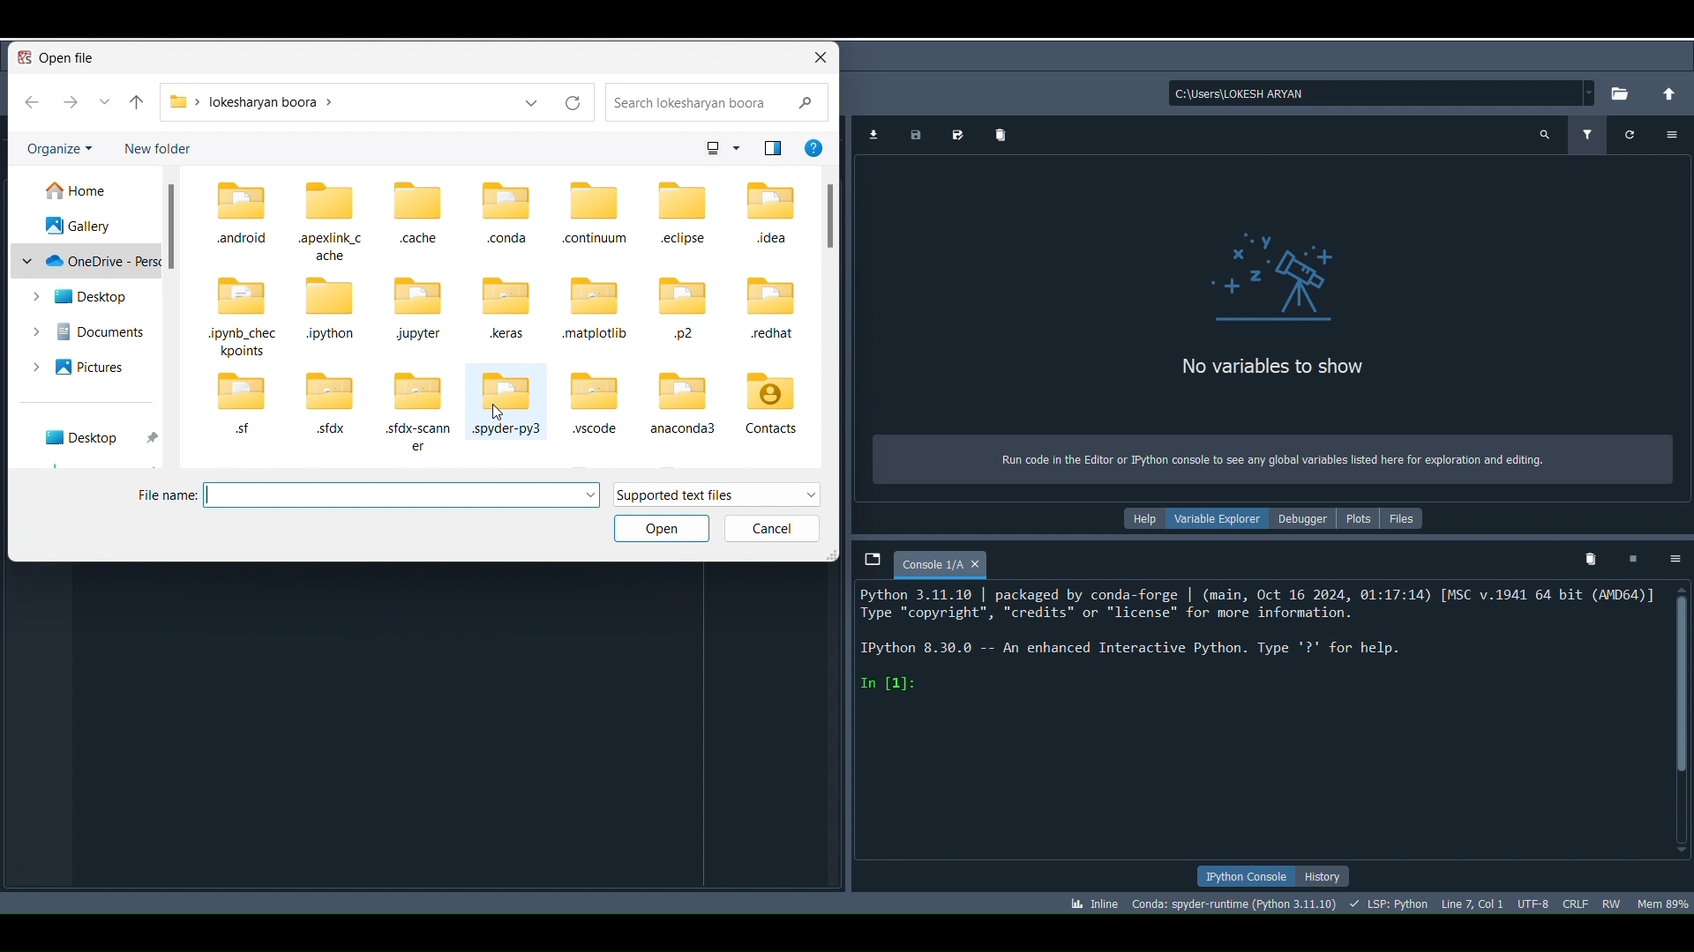 The image size is (1694, 952). What do you see at coordinates (1468, 901) in the screenshot?
I see `Cursor position` at bounding box center [1468, 901].